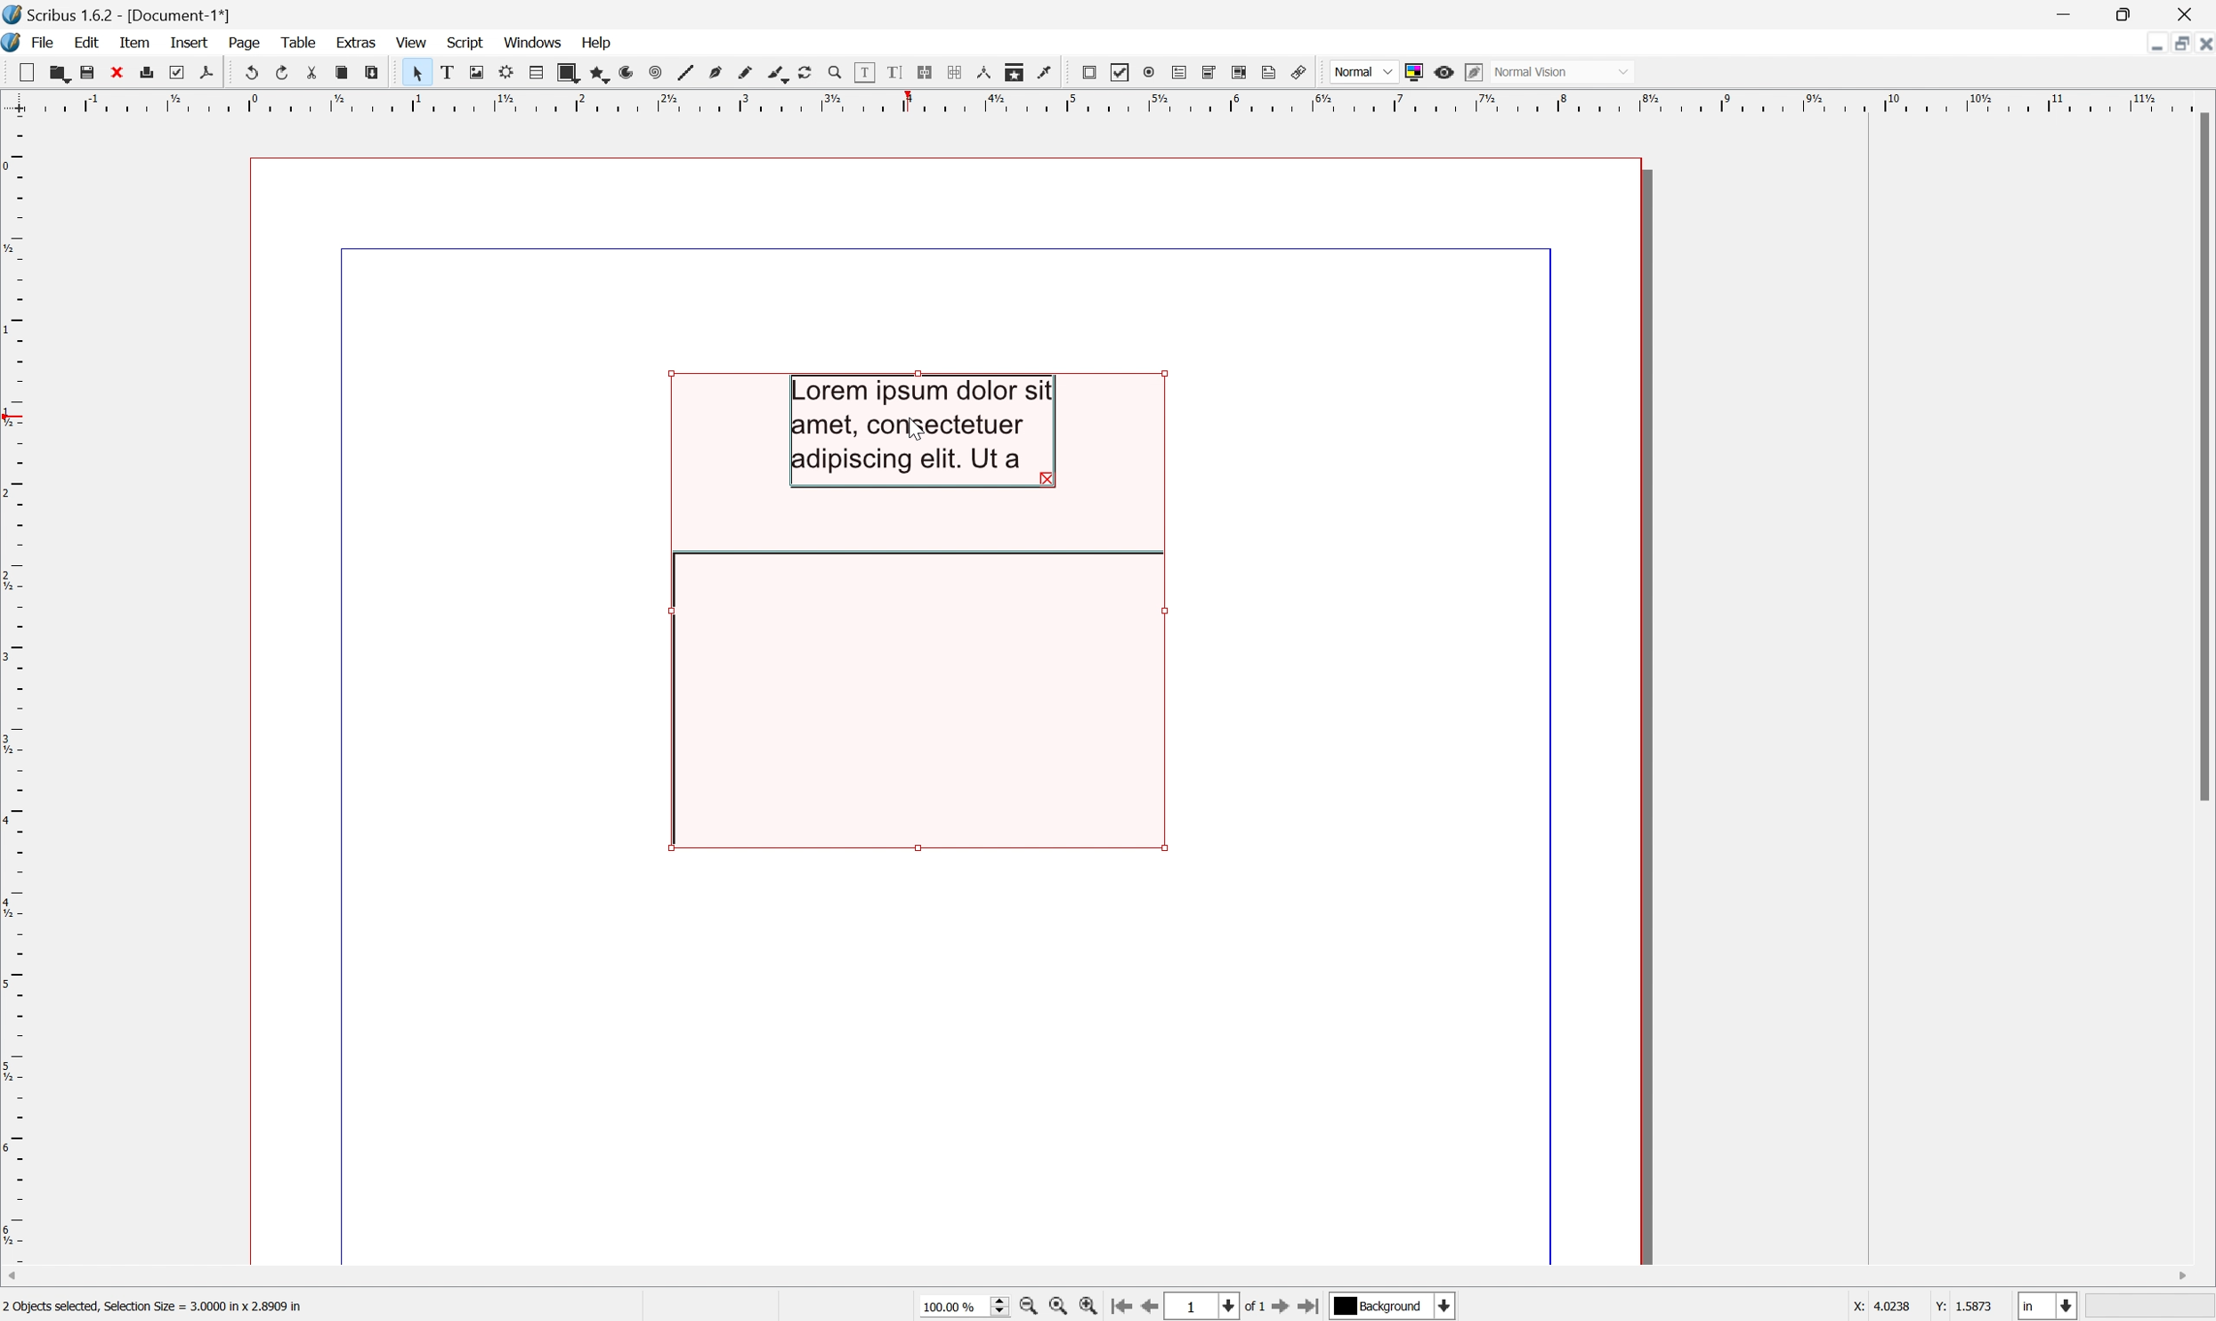  I want to click on Edit, so click(85, 44).